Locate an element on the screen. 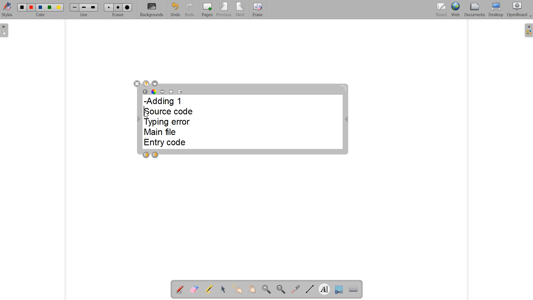 The width and height of the screenshot is (533, 300). Highlight is located at coordinates (209, 289).